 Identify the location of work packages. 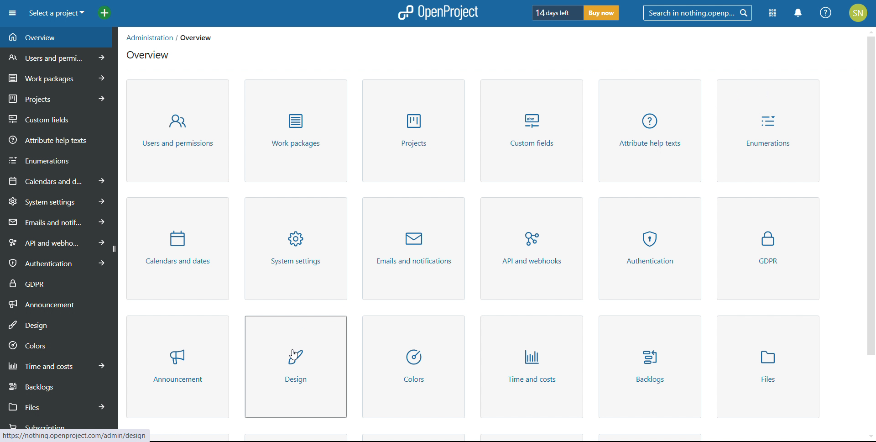
(59, 77).